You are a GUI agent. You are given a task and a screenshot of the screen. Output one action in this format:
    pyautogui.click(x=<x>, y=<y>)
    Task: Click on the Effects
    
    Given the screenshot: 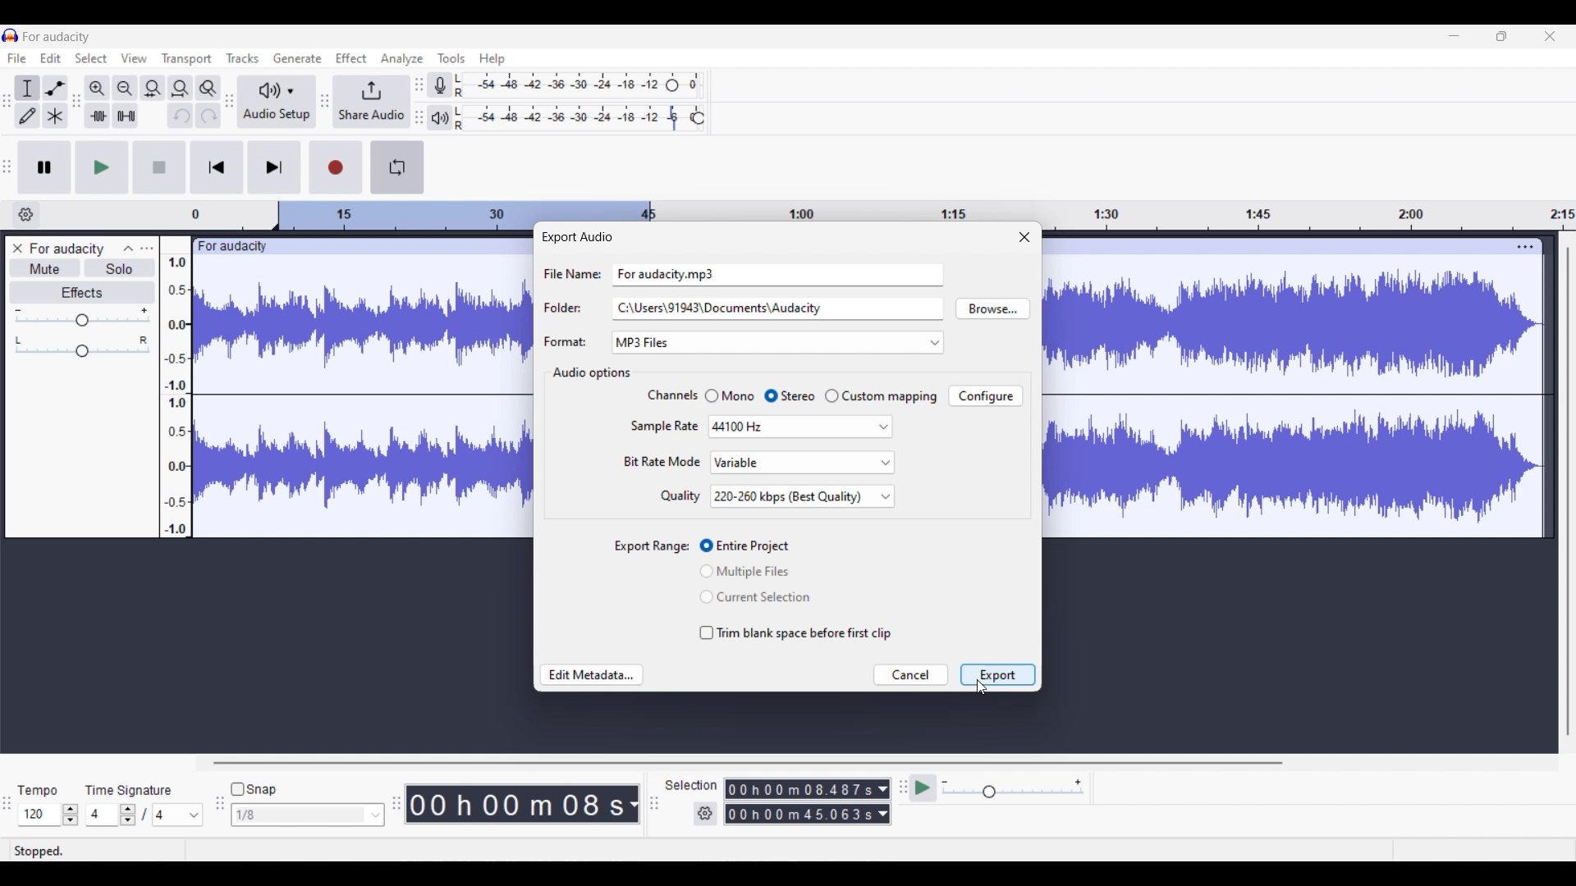 What is the action you would take?
    pyautogui.click(x=83, y=293)
    